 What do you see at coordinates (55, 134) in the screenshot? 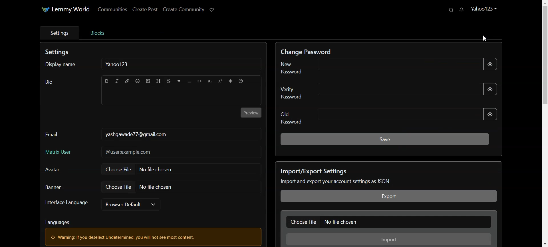
I see `Email` at bounding box center [55, 134].